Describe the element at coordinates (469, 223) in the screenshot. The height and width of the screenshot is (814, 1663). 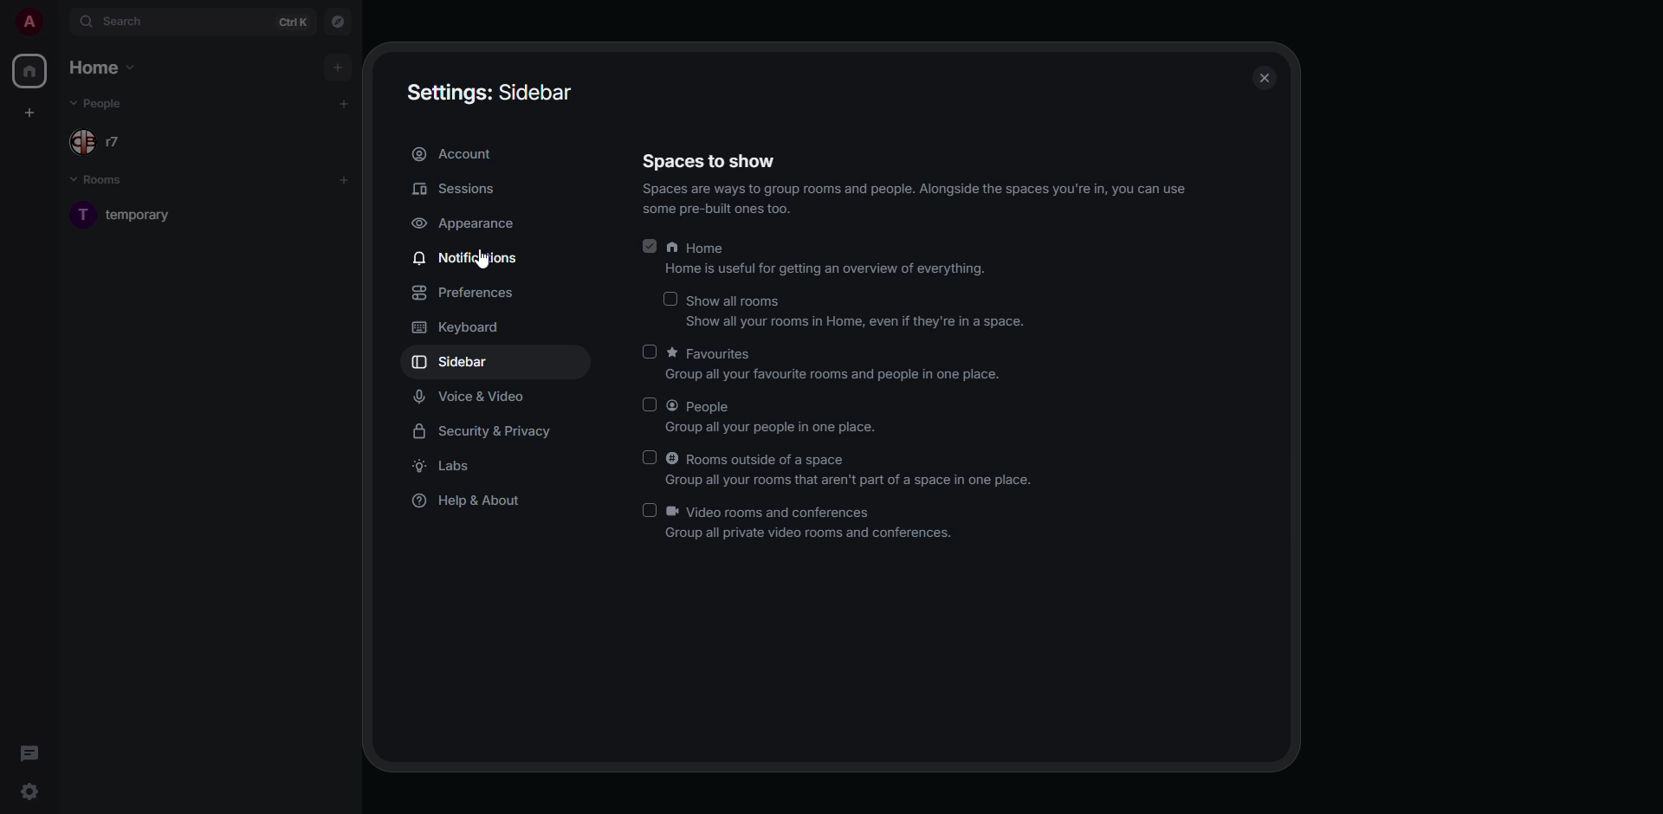
I see `appearance` at that location.